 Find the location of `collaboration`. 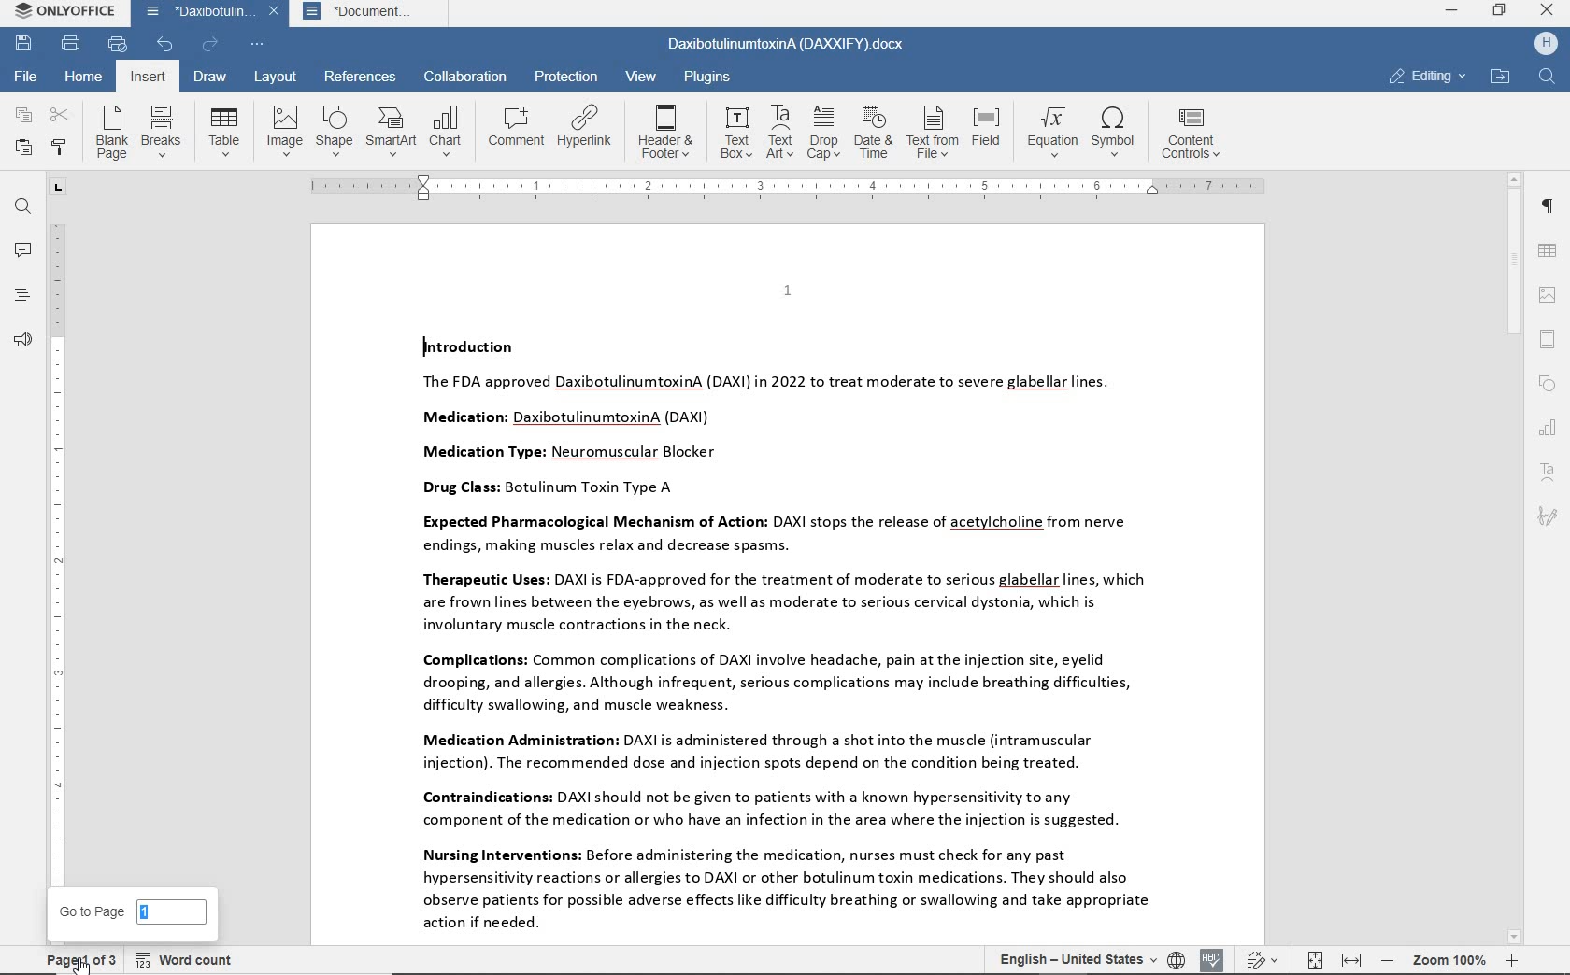

collaboration is located at coordinates (466, 77).